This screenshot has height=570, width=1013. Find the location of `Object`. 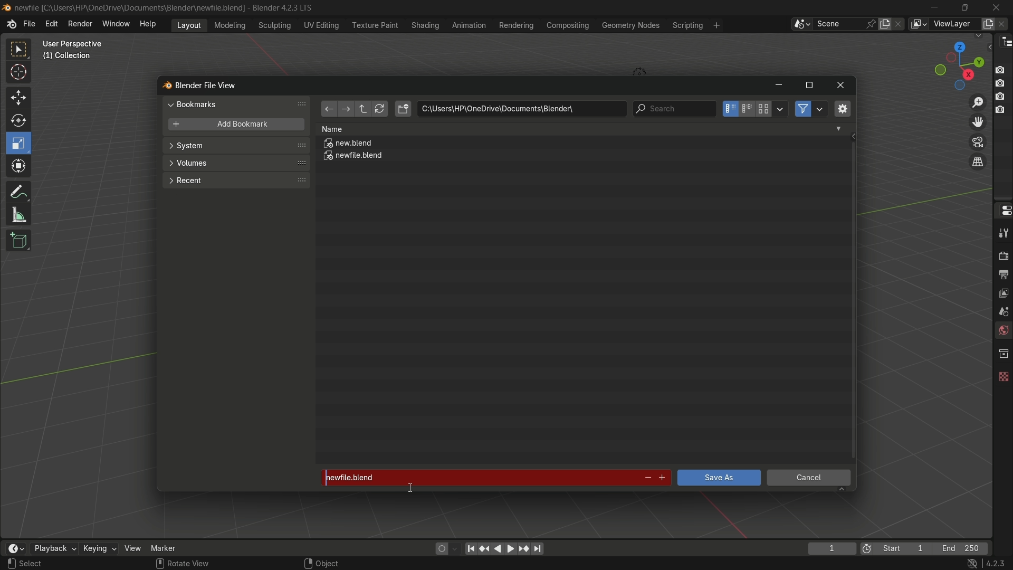

Object is located at coordinates (334, 560).